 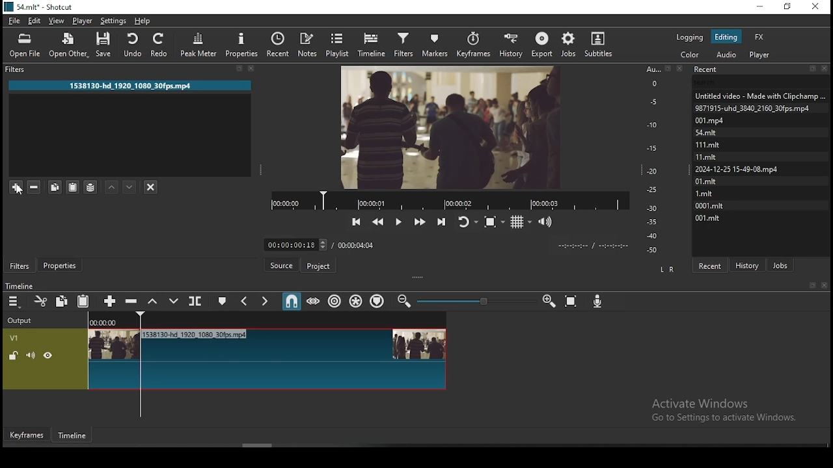 What do you see at coordinates (705, 156) in the screenshot?
I see `11.mit` at bounding box center [705, 156].